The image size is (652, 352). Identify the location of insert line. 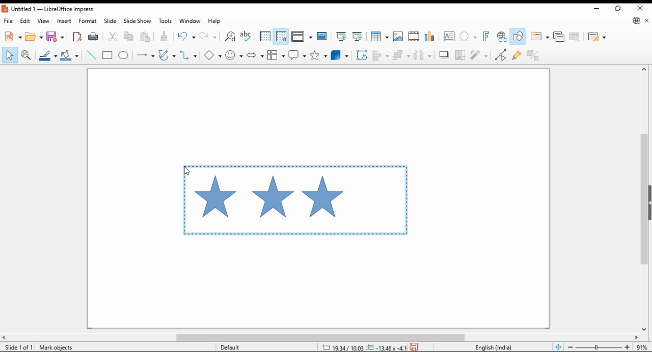
(91, 55).